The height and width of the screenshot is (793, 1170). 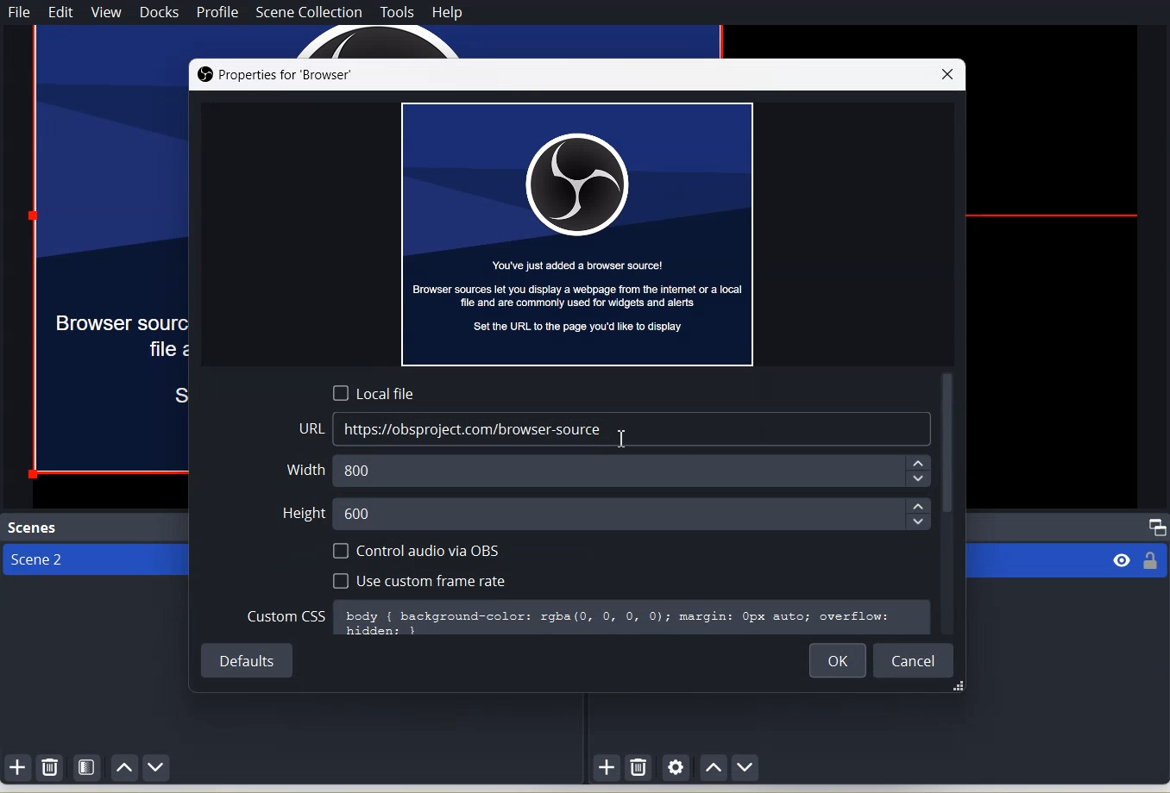 I want to click on Scene Collection, so click(x=308, y=12).